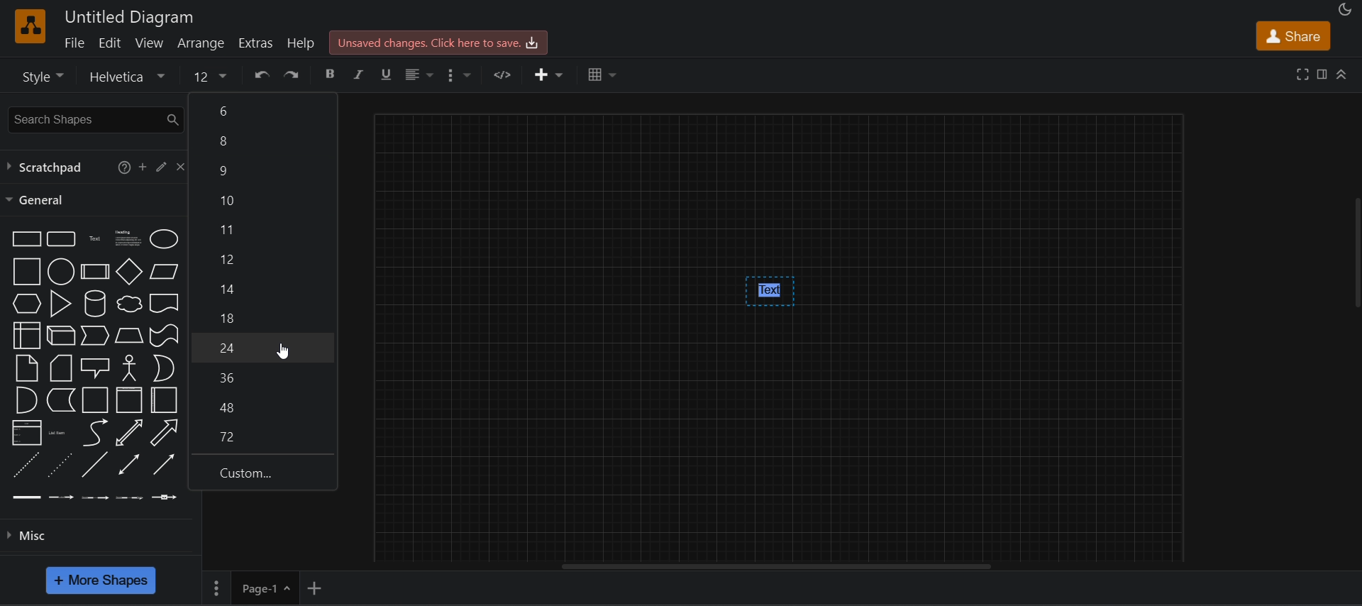 This screenshot has width=1362, height=606. Describe the element at coordinates (182, 167) in the screenshot. I see `close` at that location.